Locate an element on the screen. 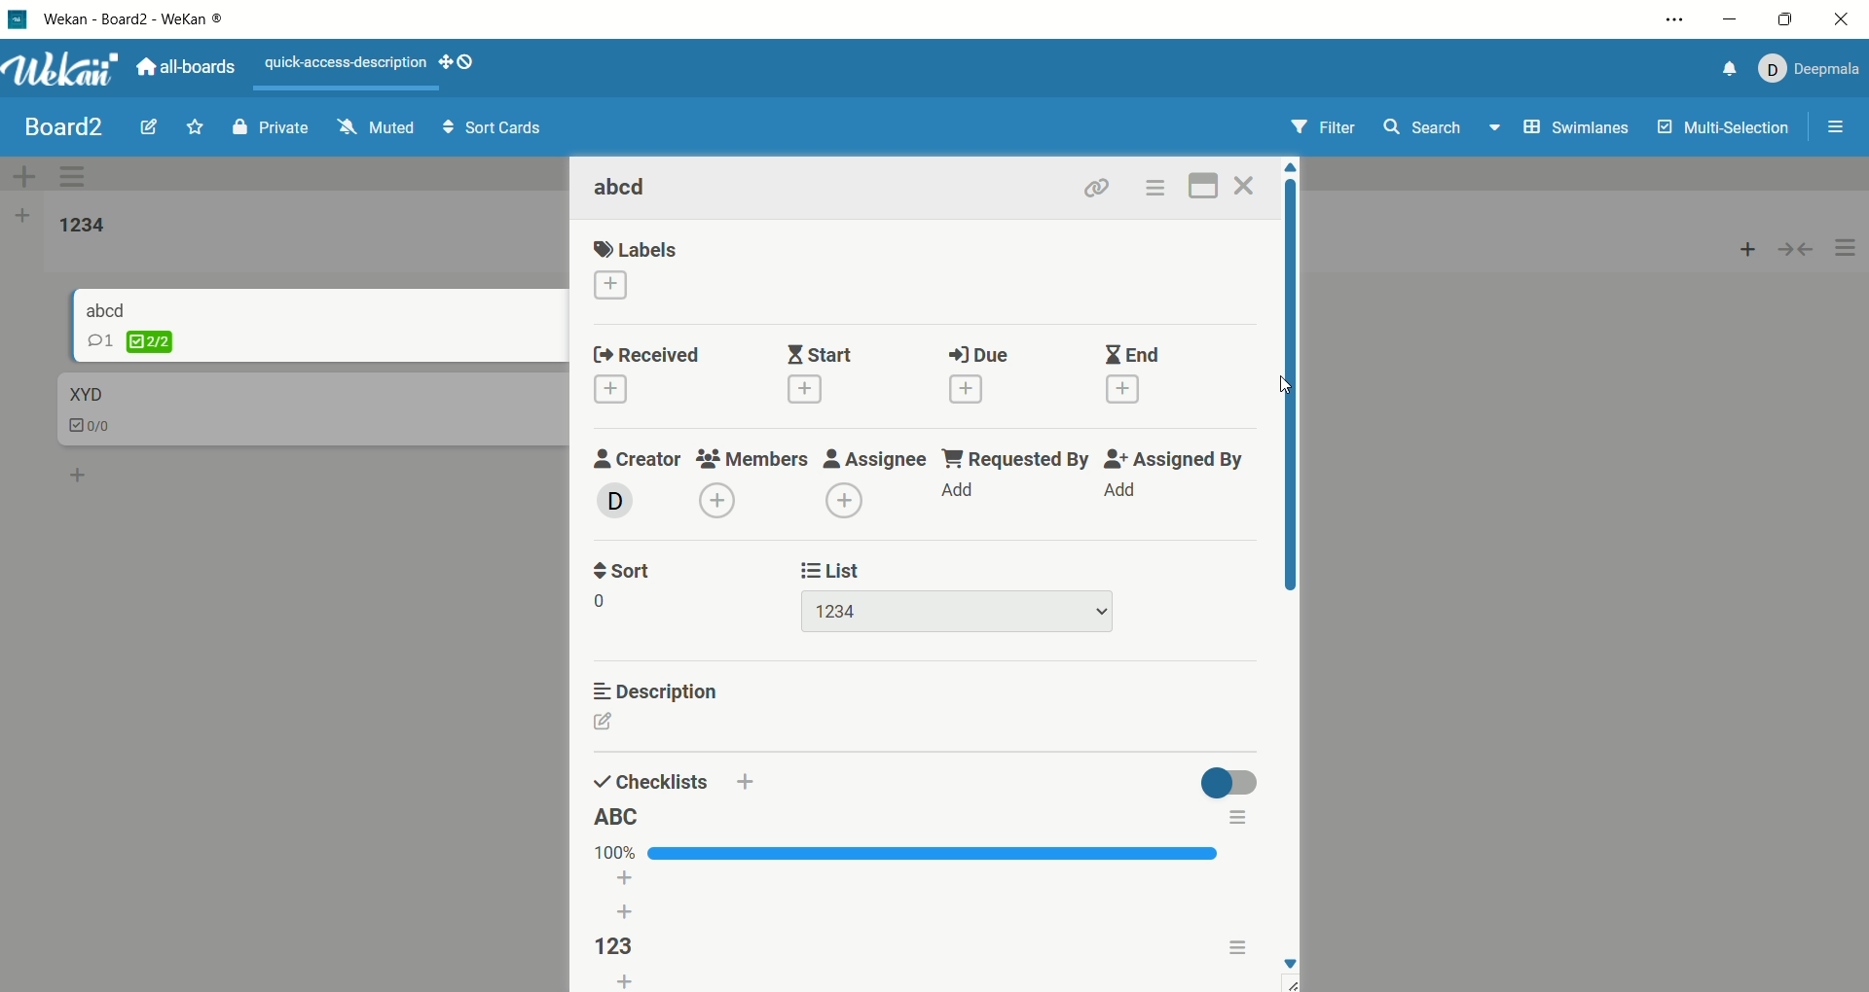 This screenshot has width=1869, height=992. list is located at coordinates (960, 612).